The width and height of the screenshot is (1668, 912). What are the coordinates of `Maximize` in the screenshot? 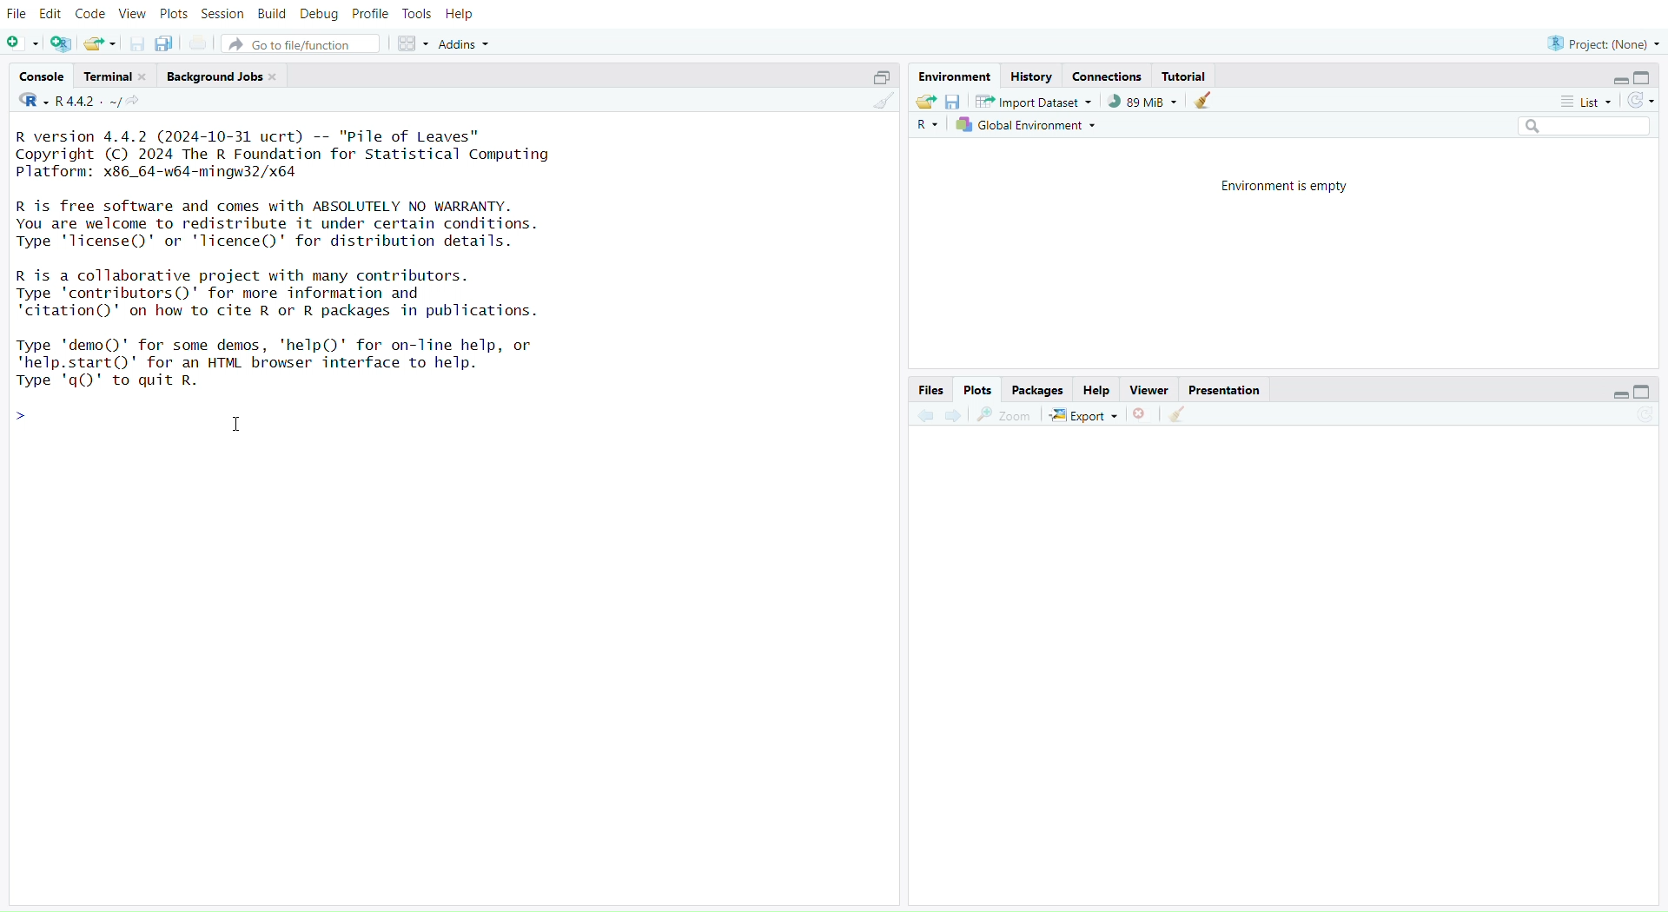 It's located at (1645, 393).